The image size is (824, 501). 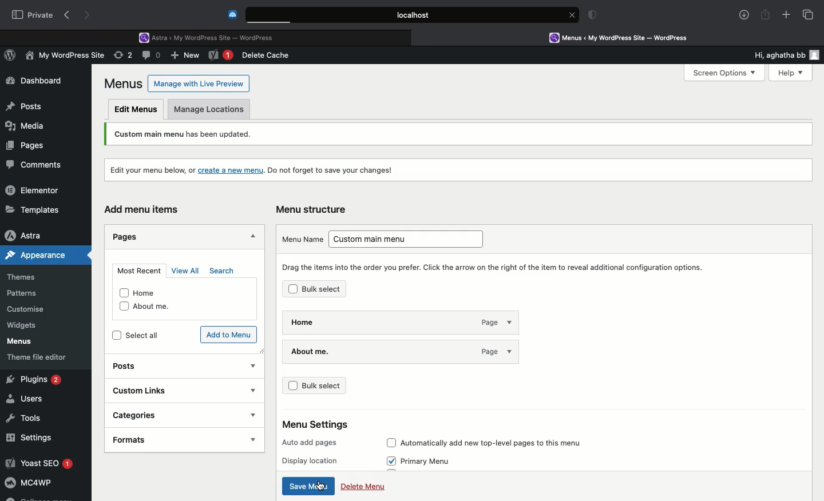 I want to click on show, so click(x=248, y=415).